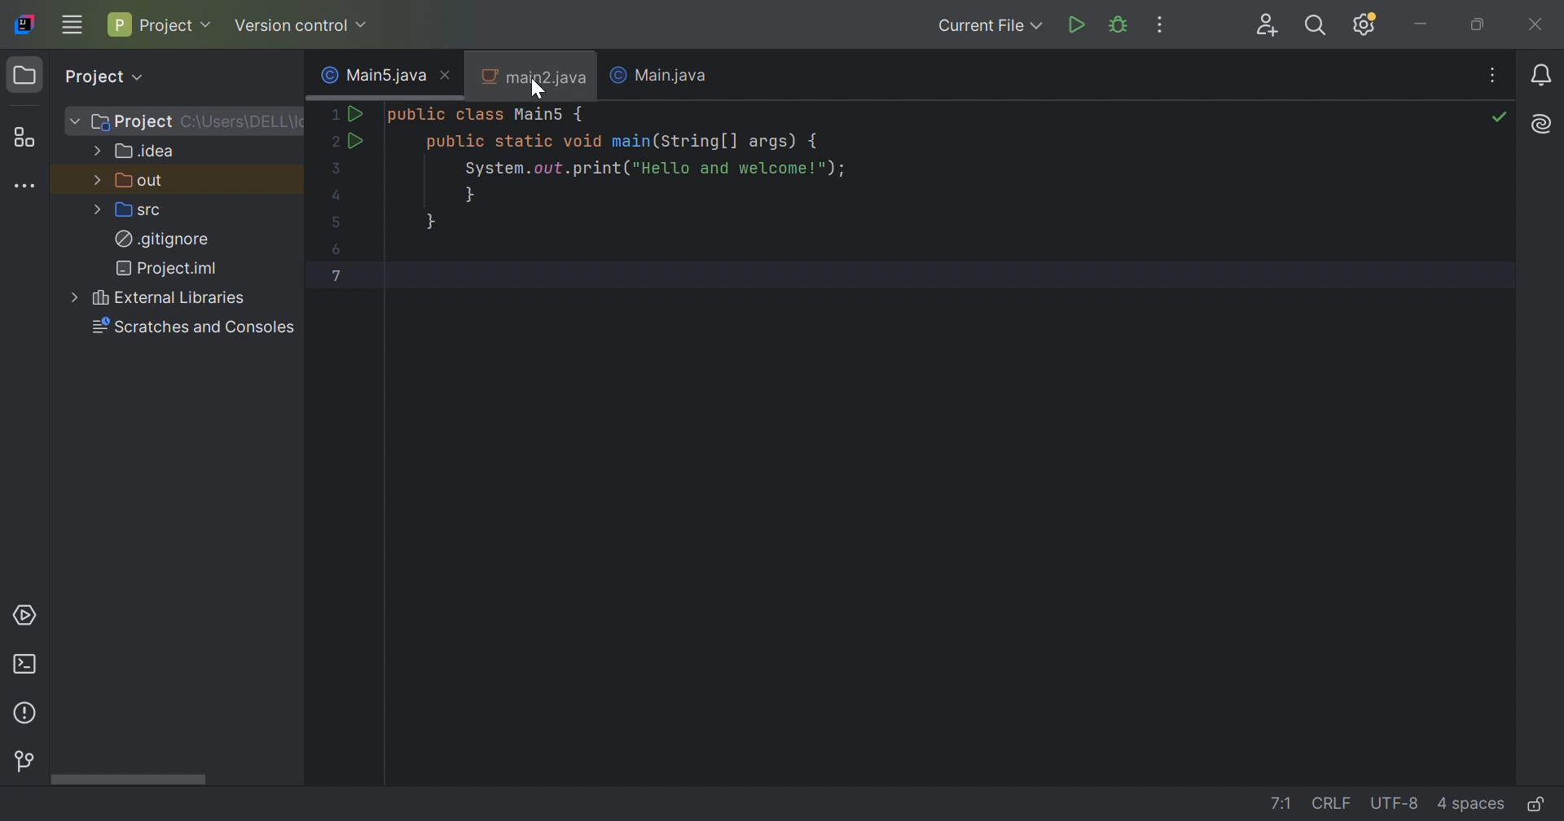  I want to click on Project, so click(101, 77).